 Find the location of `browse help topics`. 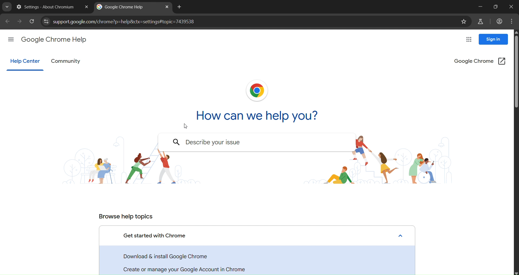

browse help topics is located at coordinates (125, 215).